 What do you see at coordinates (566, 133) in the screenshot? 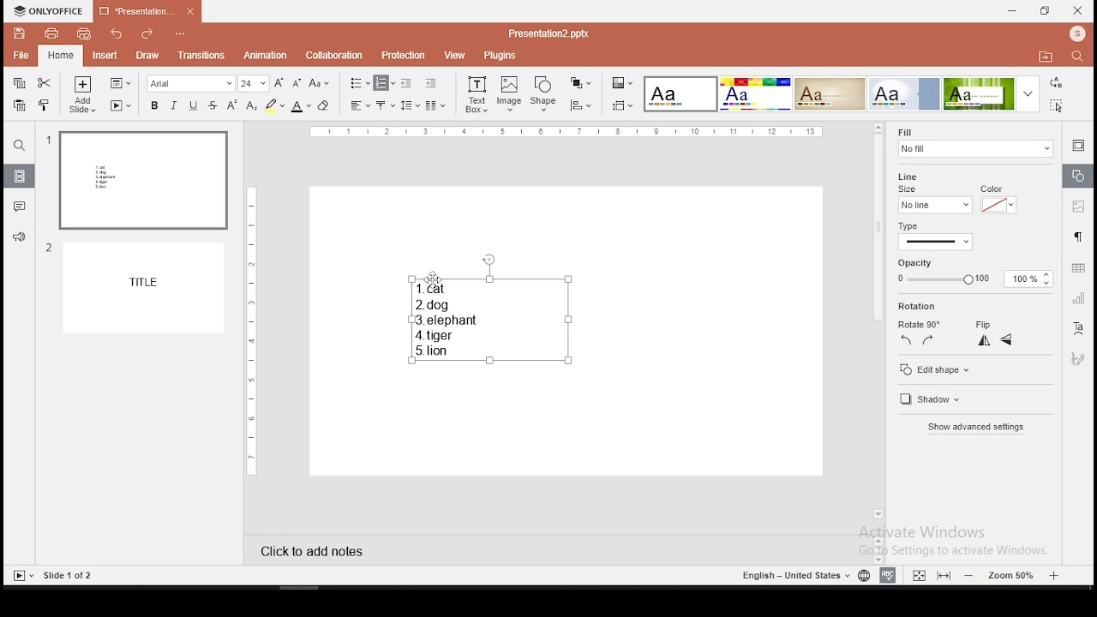
I see `scale` at bounding box center [566, 133].